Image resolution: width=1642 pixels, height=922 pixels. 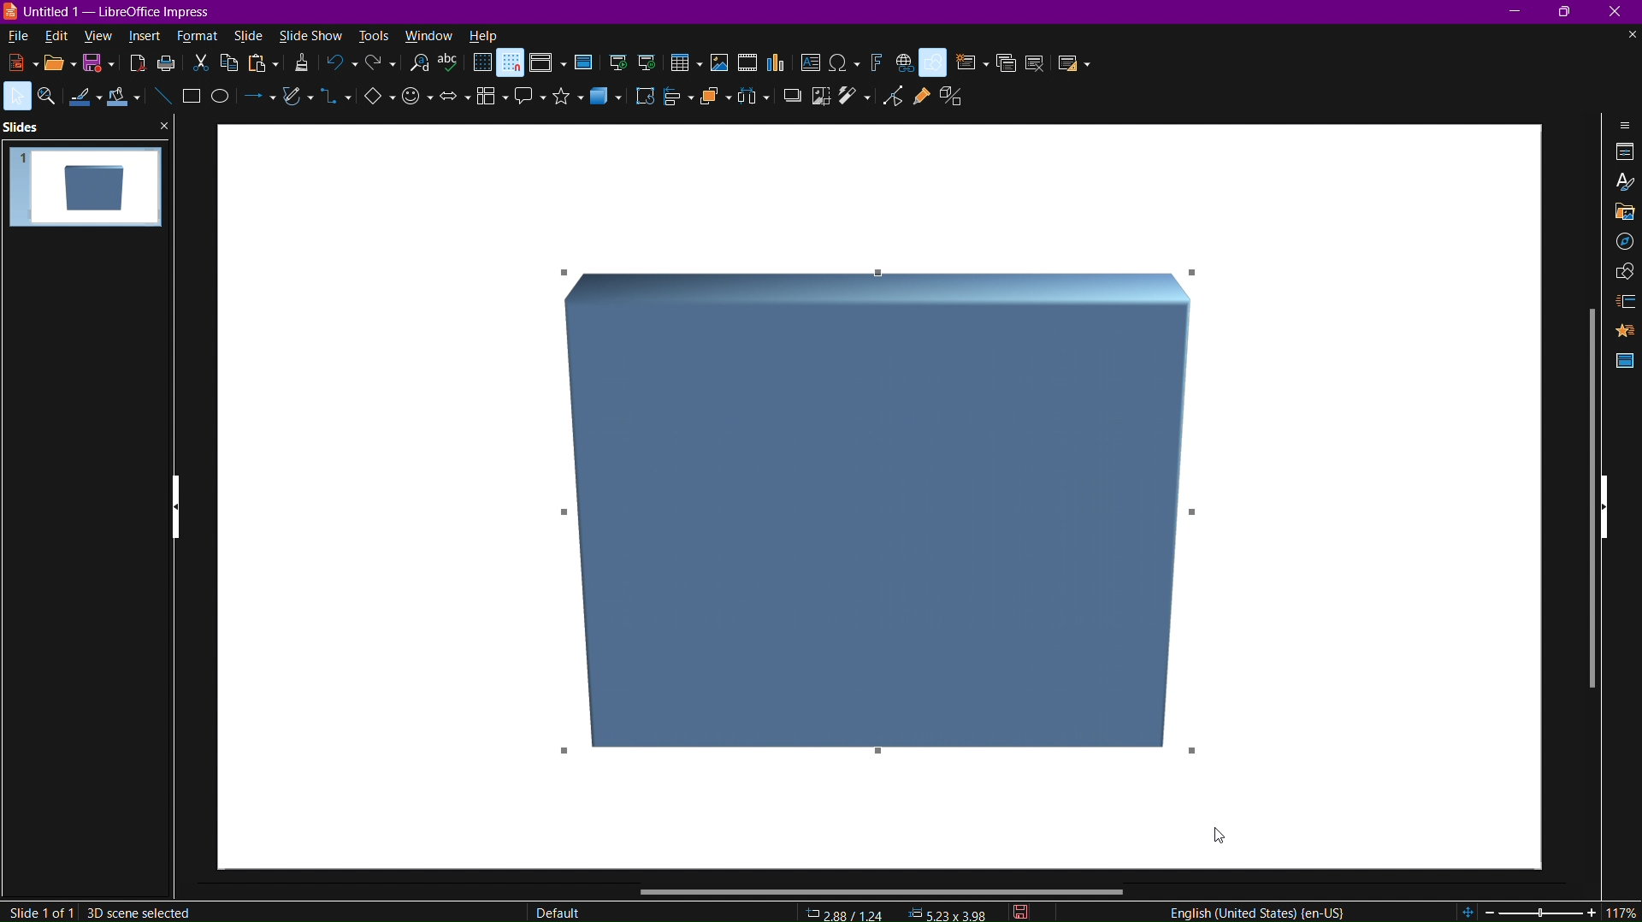 What do you see at coordinates (233, 66) in the screenshot?
I see `Copy` at bounding box center [233, 66].